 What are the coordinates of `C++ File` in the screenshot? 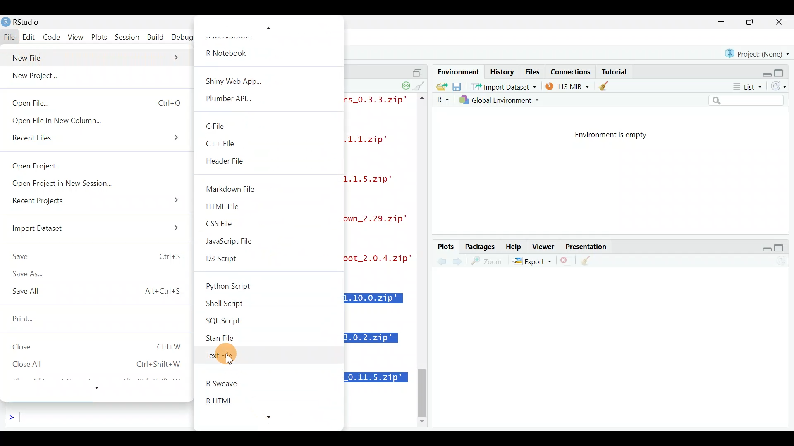 It's located at (229, 144).